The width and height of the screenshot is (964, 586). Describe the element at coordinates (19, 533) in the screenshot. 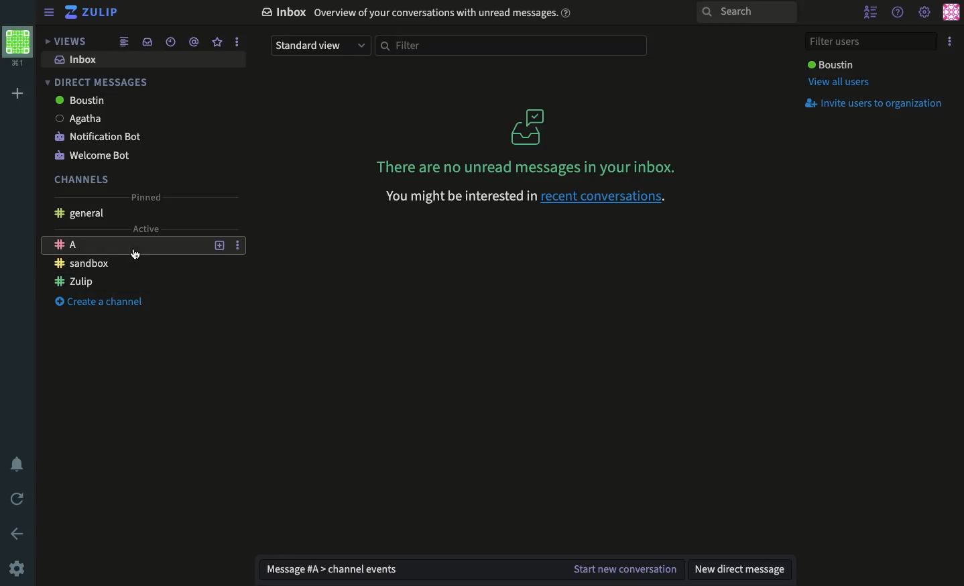

I see `Back` at that location.